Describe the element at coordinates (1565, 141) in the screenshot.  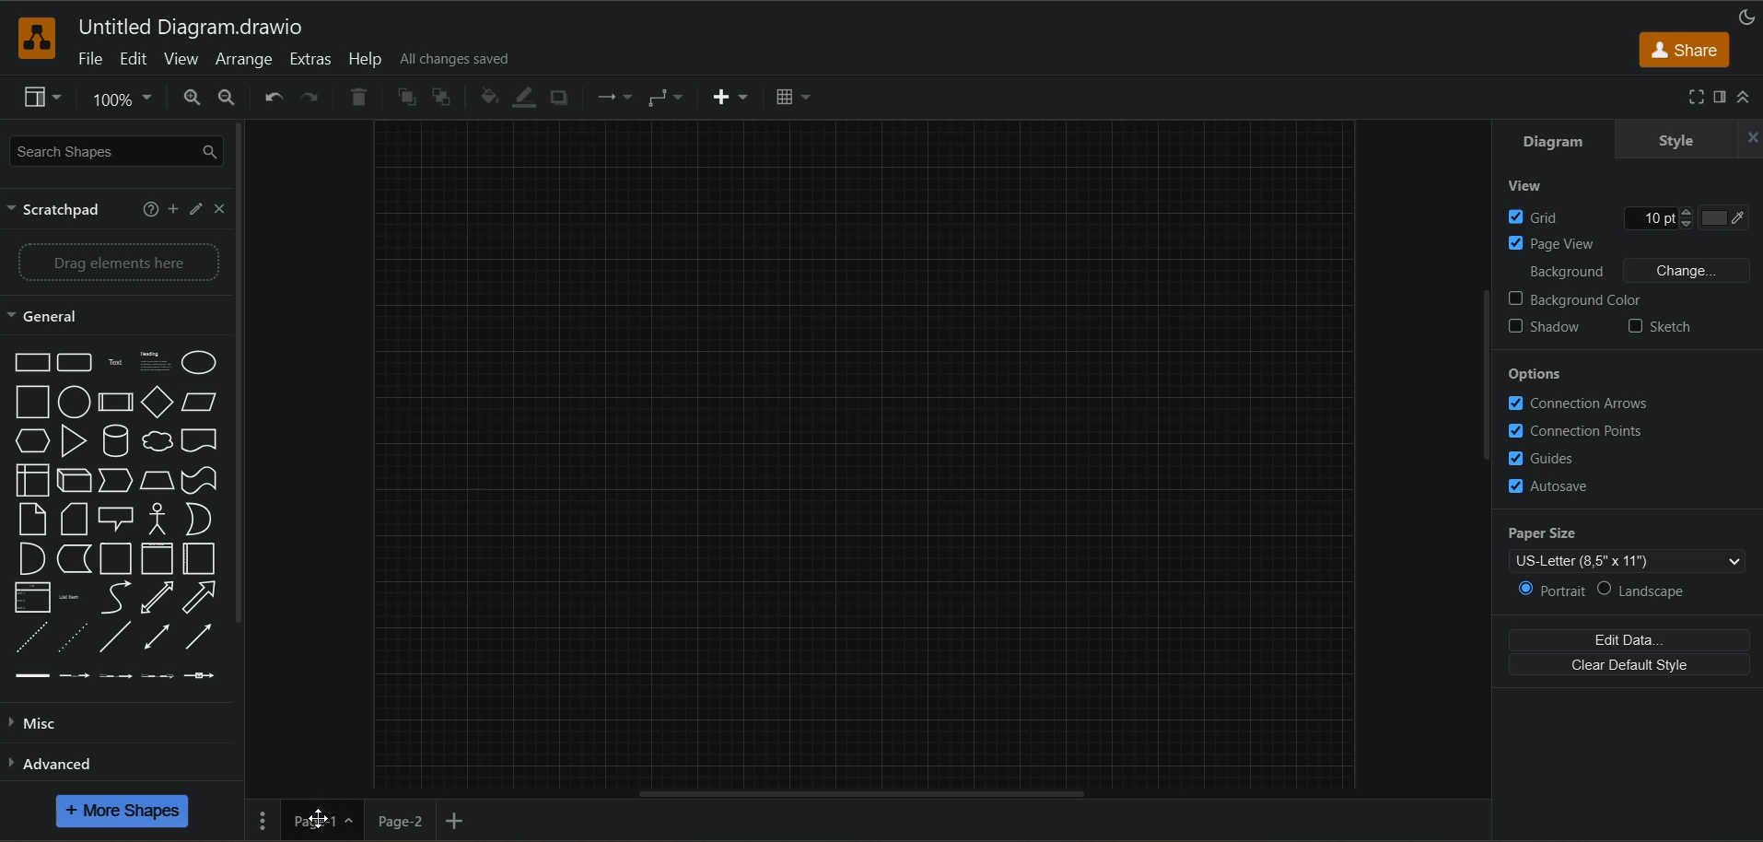
I see `diagram` at that location.